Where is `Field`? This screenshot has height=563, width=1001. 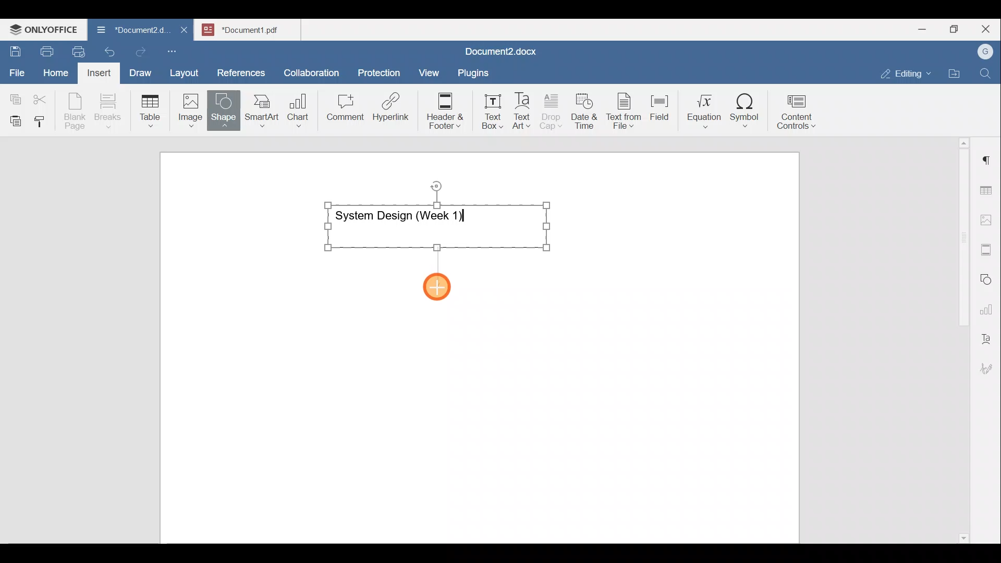
Field is located at coordinates (660, 106).